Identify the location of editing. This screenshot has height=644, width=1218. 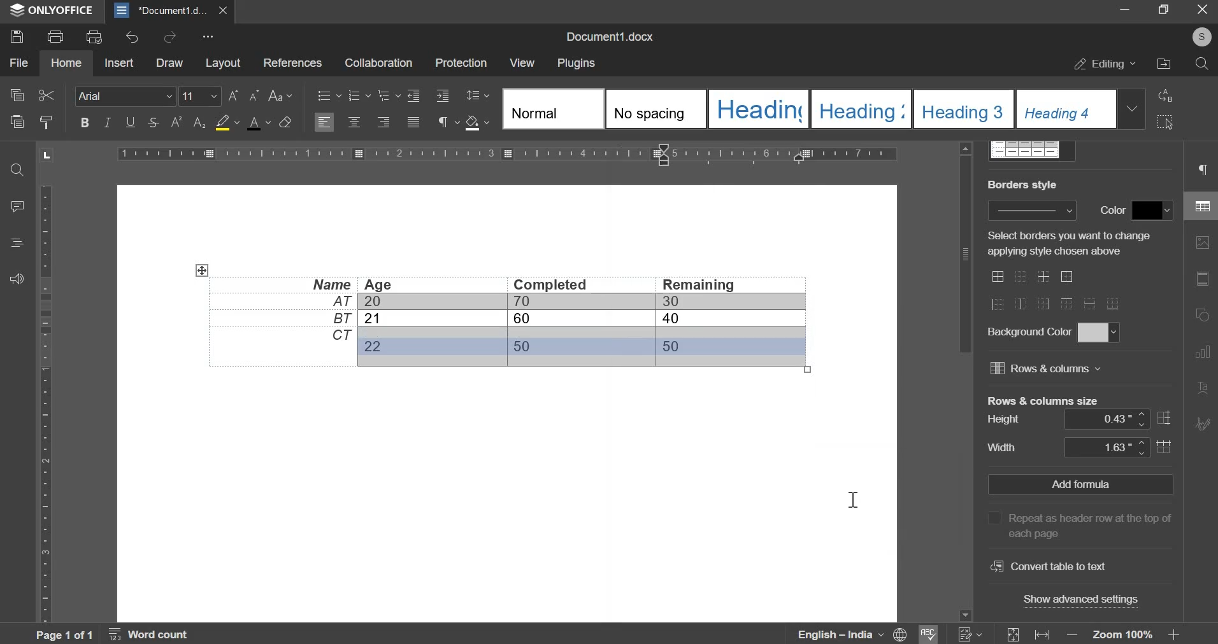
(1105, 64).